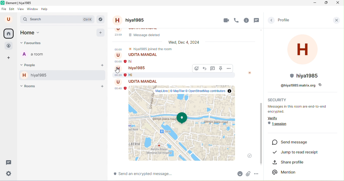 The image size is (344, 181). What do you see at coordinates (286, 21) in the screenshot?
I see `profile` at bounding box center [286, 21].